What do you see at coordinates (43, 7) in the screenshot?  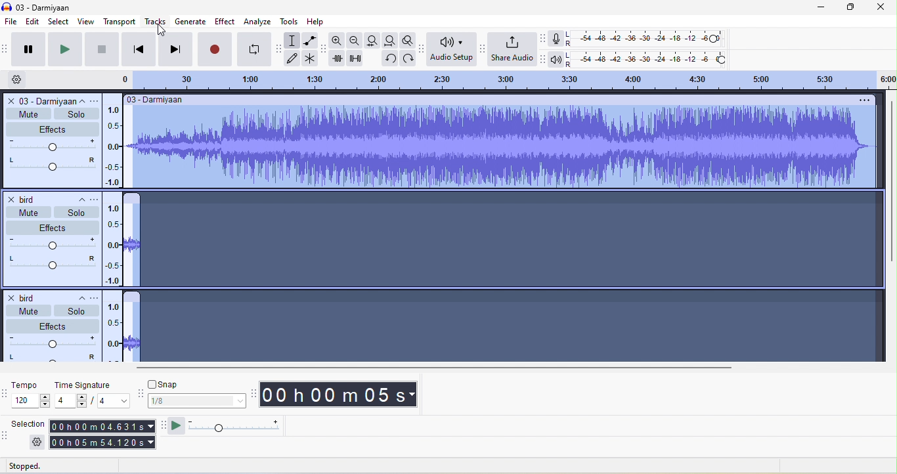 I see `title` at bounding box center [43, 7].